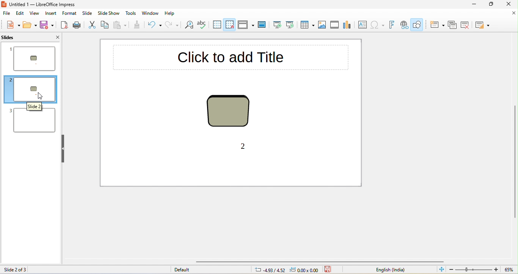 The image size is (518, 274). I want to click on slides, so click(17, 37).